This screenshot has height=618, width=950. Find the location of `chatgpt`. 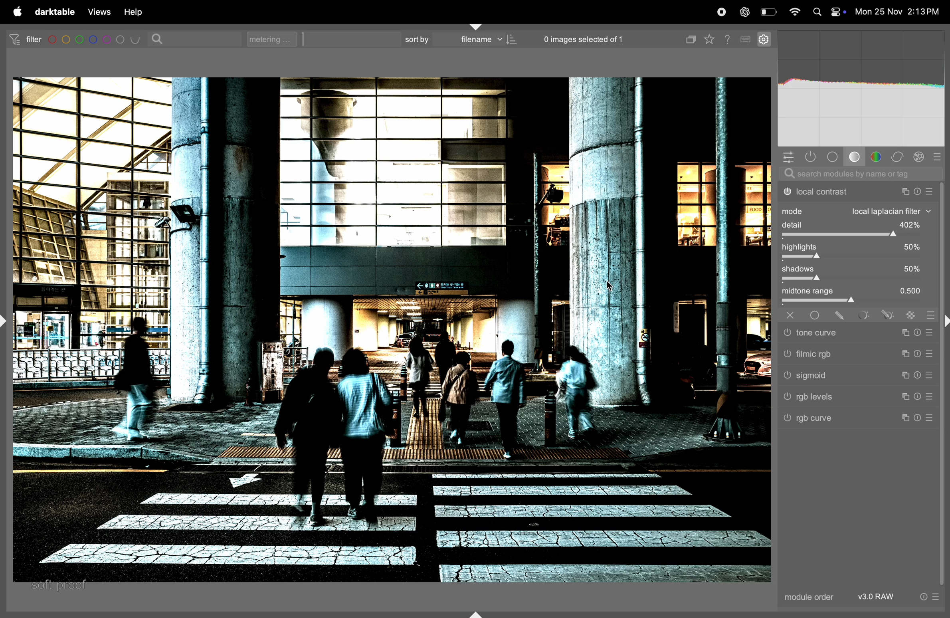

chatgpt is located at coordinates (744, 11).